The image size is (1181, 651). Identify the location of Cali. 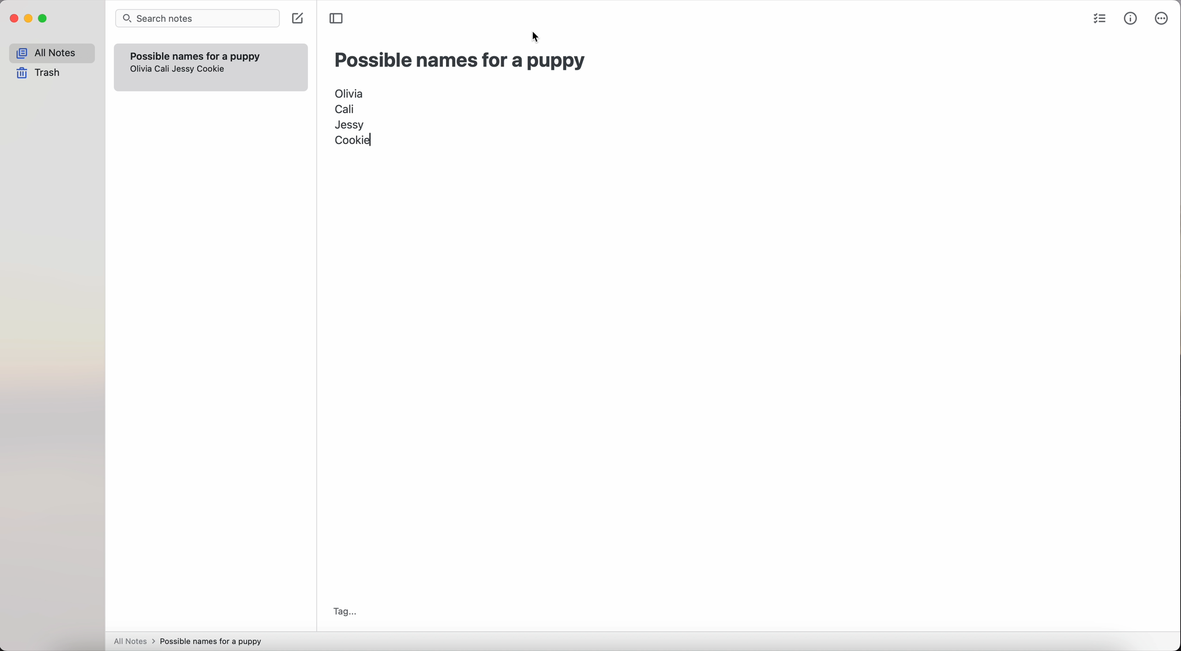
(166, 70).